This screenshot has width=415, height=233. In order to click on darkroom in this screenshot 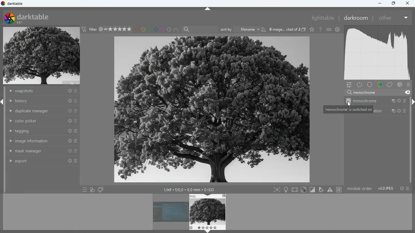, I will do `click(355, 18)`.